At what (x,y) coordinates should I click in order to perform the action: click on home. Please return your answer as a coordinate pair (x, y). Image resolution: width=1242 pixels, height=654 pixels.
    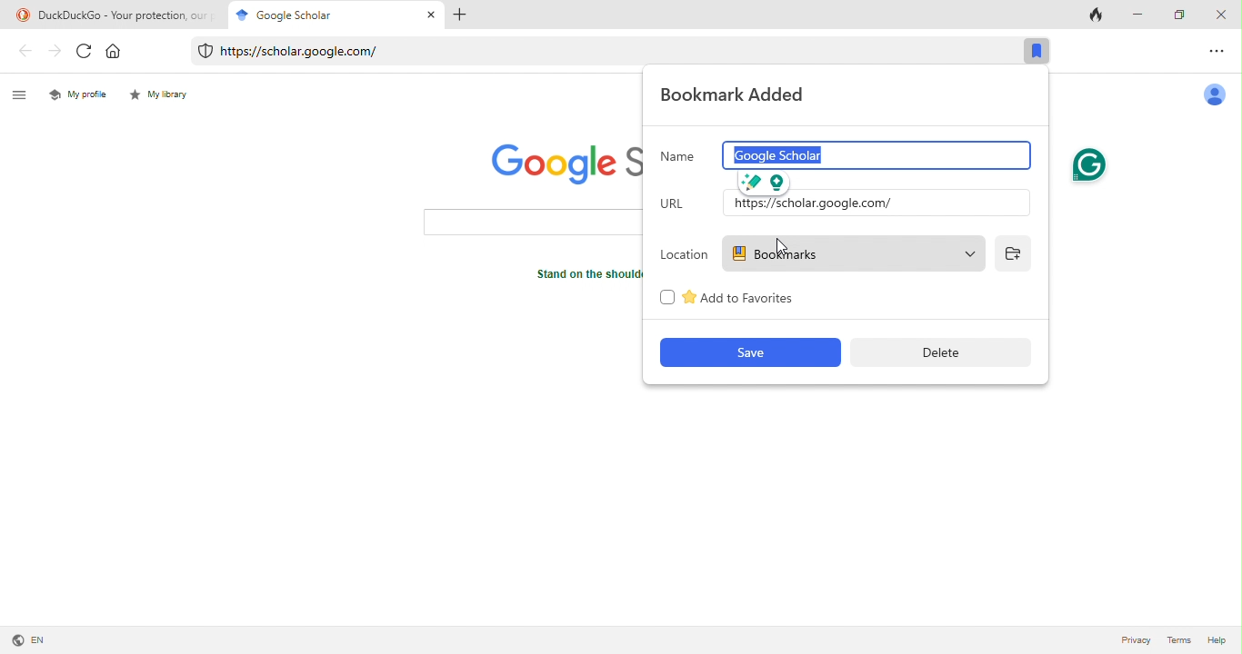
    Looking at the image, I should click on (121, 52).